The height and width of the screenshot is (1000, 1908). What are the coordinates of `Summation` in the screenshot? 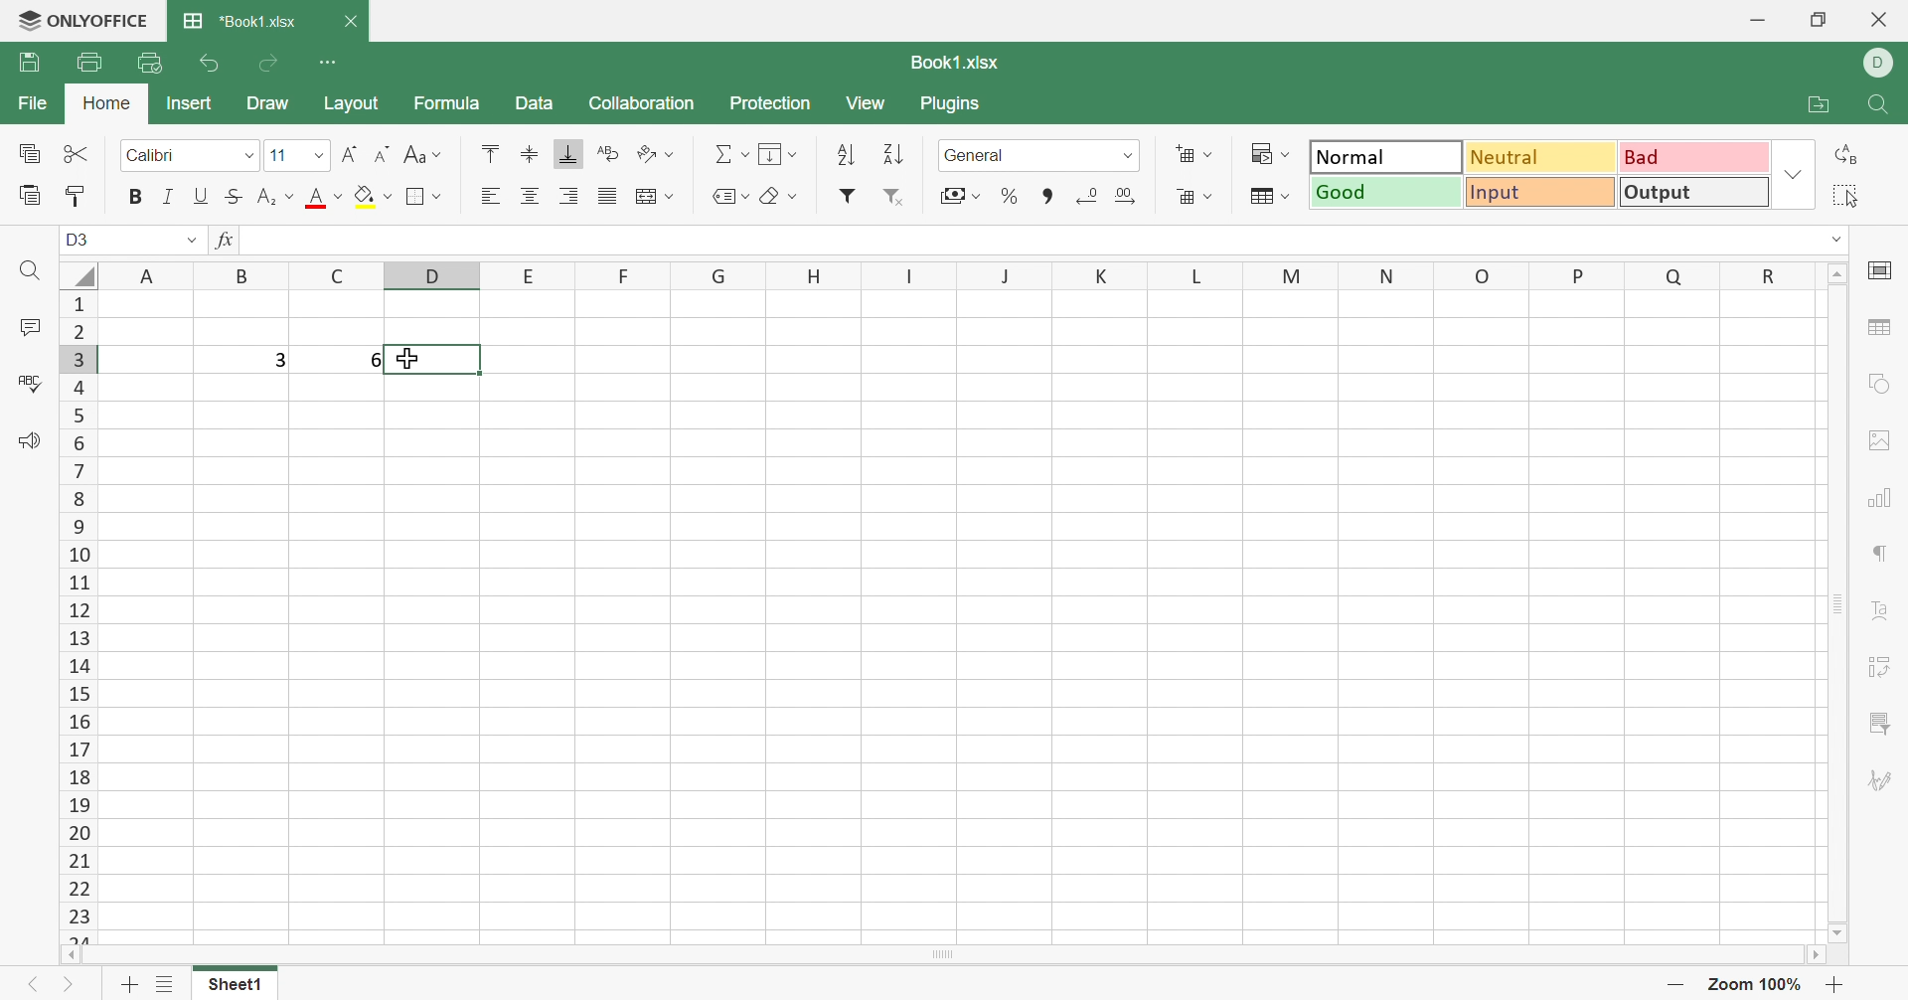 It's located at (730, 153).